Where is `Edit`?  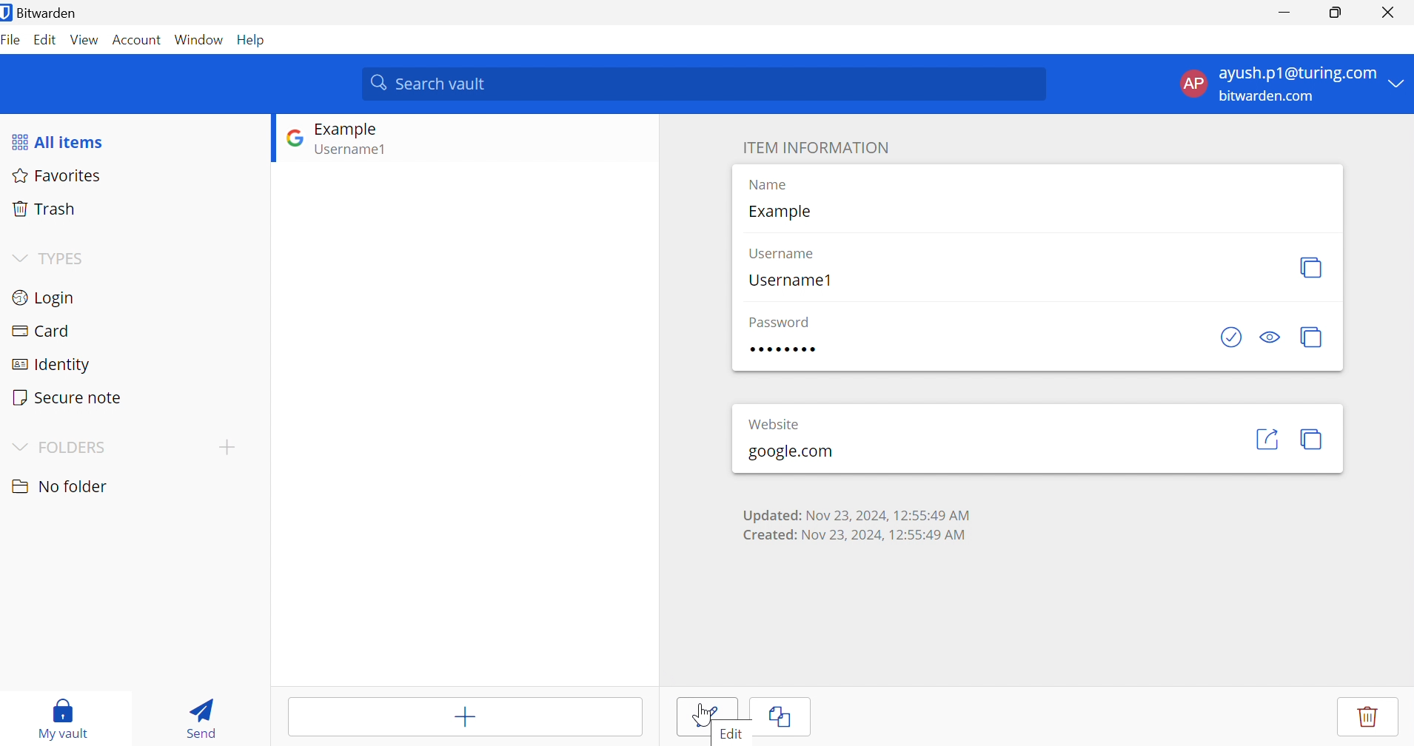
Edit is located at coordinates (45, 41).